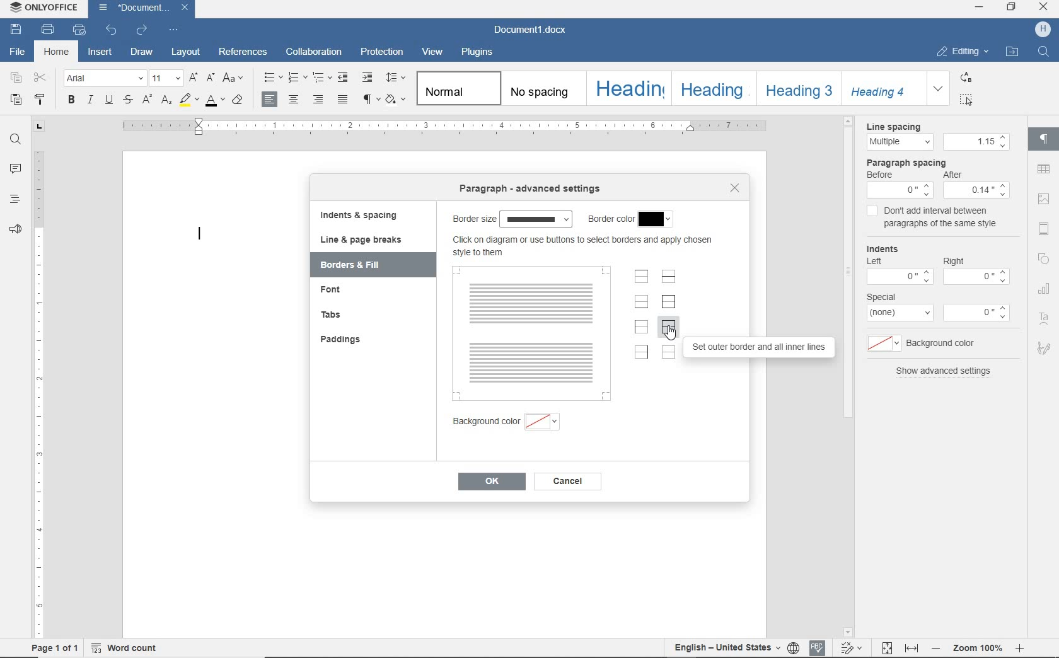 The width and height of the screenshot is (1059, 658). I want to click on background color, so click(935, 345).